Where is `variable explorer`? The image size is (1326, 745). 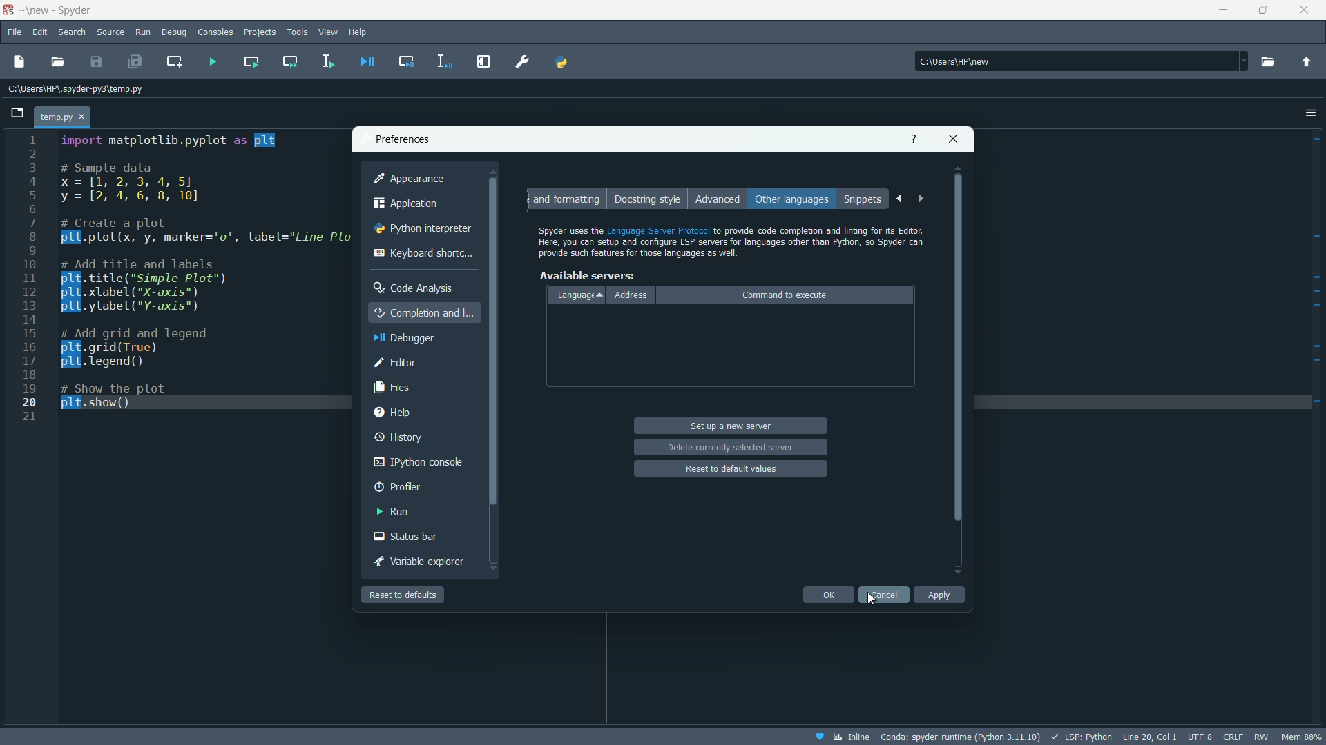
variable explorer is located at coordinates (423, 562).